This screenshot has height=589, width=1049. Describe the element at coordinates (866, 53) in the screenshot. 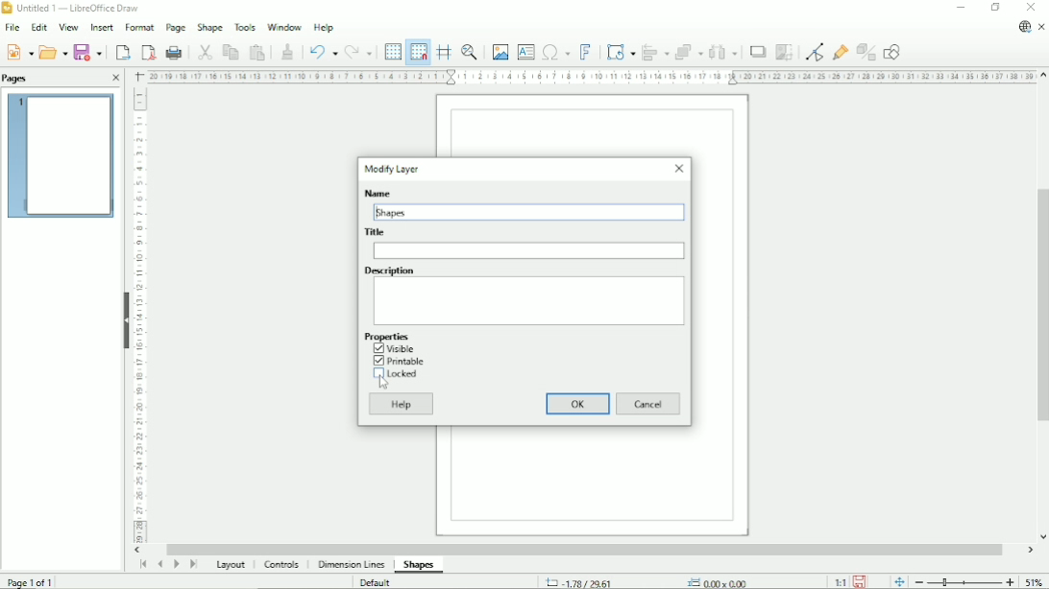

I see `Toggle extrusion` at that location.